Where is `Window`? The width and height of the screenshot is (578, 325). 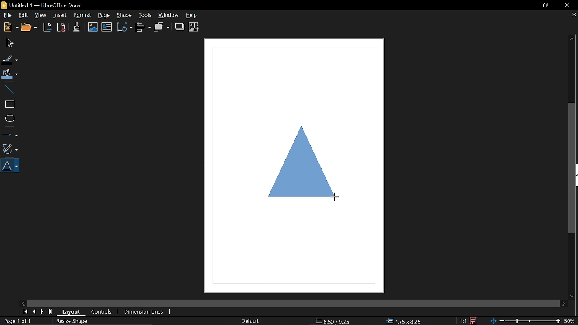
Window is located at coordinates (169, 15).